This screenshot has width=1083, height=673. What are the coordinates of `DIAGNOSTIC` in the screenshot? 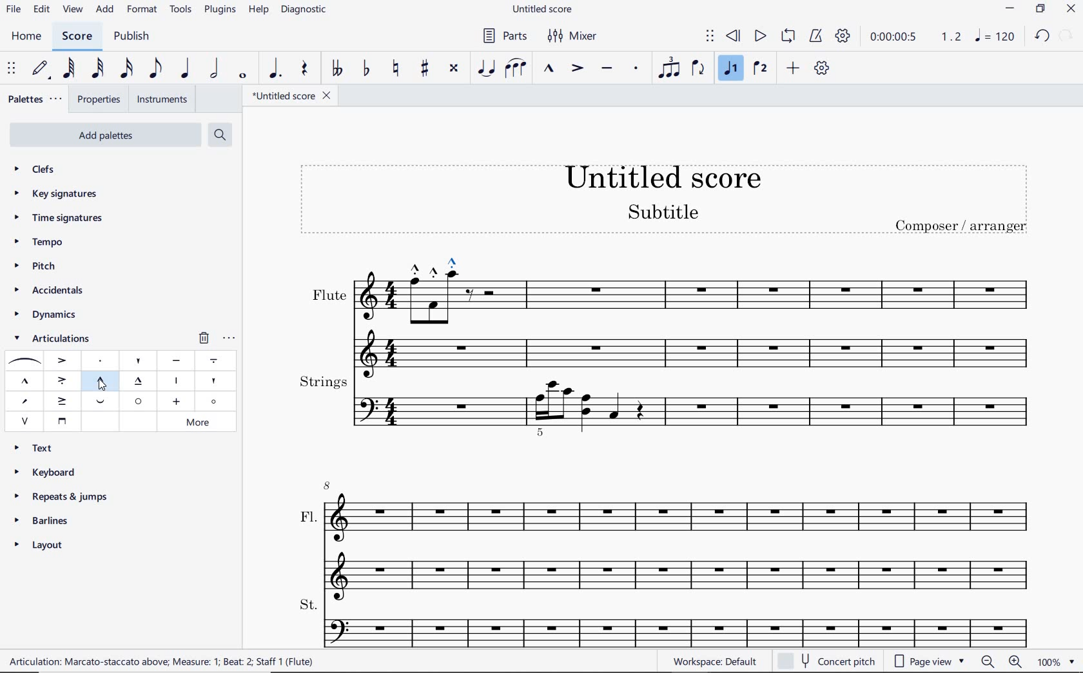 It's located at (306, 10).